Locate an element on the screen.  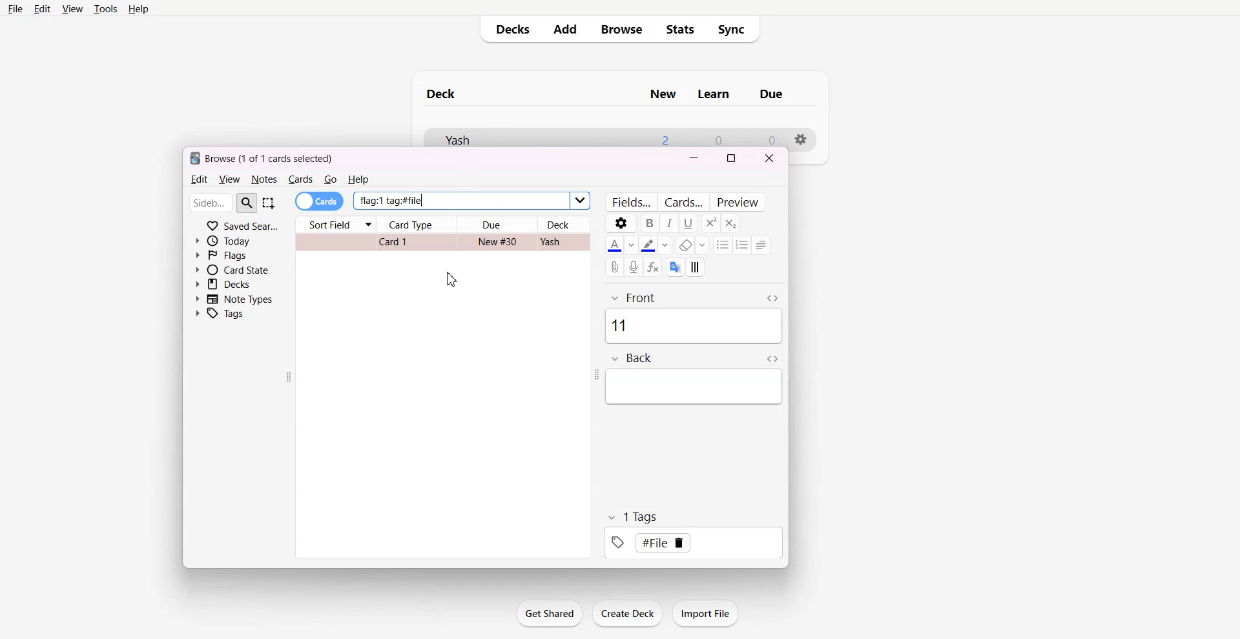
Import File is located at coordinates (705, 613).